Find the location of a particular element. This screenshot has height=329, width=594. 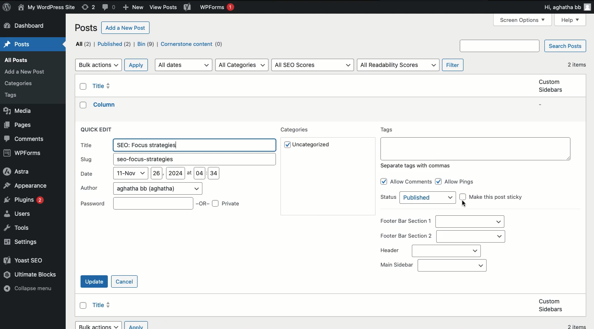

Pages is located at coordinates (18, 125).